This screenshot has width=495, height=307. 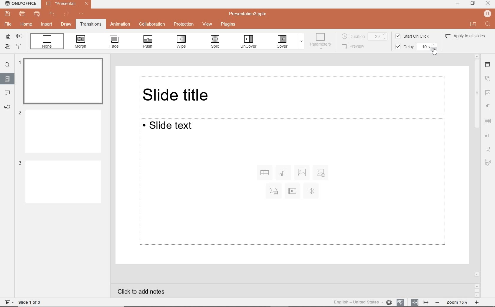 What do you see at coordinates (356, 46) in the screenshot?
I see `PREVIEW` at bounding box center [356, 46].